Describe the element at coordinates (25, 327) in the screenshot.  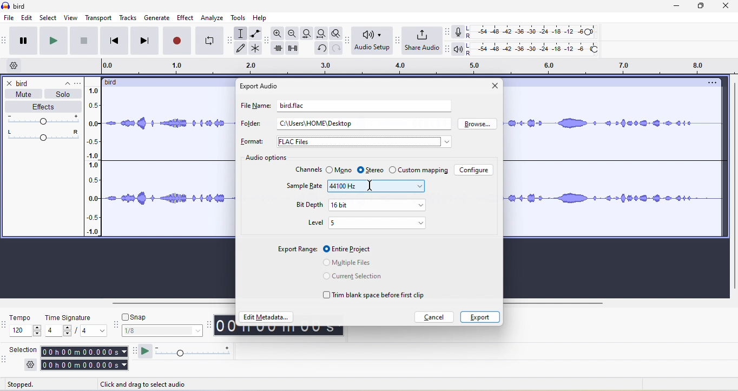
I see `tempo` at that location.